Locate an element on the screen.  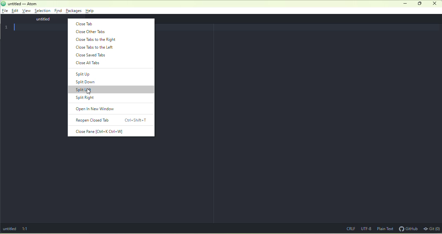
view is located at coordinates (27, 11).